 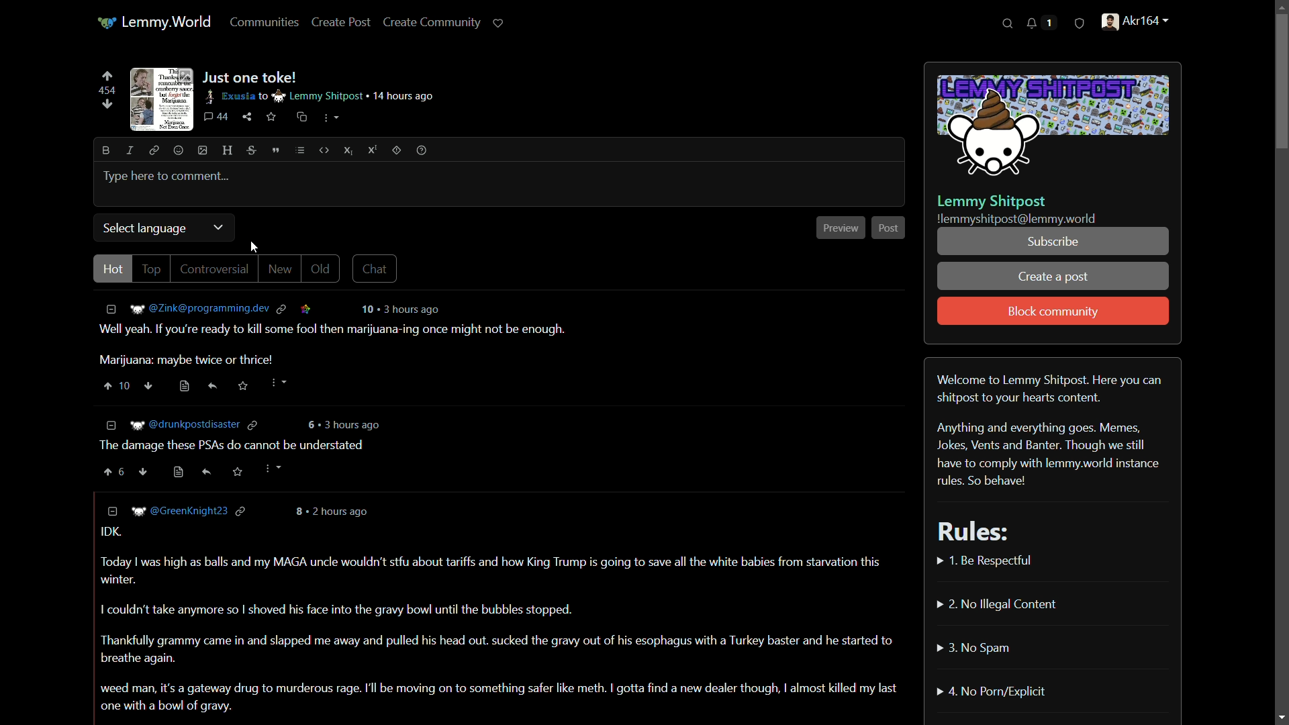 I want to click on IDK.

Today | was high as balls and my MAGA uncle wouldn't stfu about tariffs and how King Trump is going to save all the white babies from starvation this
winter.

I couldn't take anymore so | shoved his face into the gravy bowl until the bubbles stopped.

Thankfully grammy came in and slapped me away and pulled his head out. sucked the gravy out of his esophagus with a Turkey baster and he started to
breathe again.

weed man, it's a gateway drug to murderous rage. I'l be moving on to something safer like meth. I gotta find a new dealer though, I almost killed my last
one with a bowl of gravy., so click(x=485, y=621).